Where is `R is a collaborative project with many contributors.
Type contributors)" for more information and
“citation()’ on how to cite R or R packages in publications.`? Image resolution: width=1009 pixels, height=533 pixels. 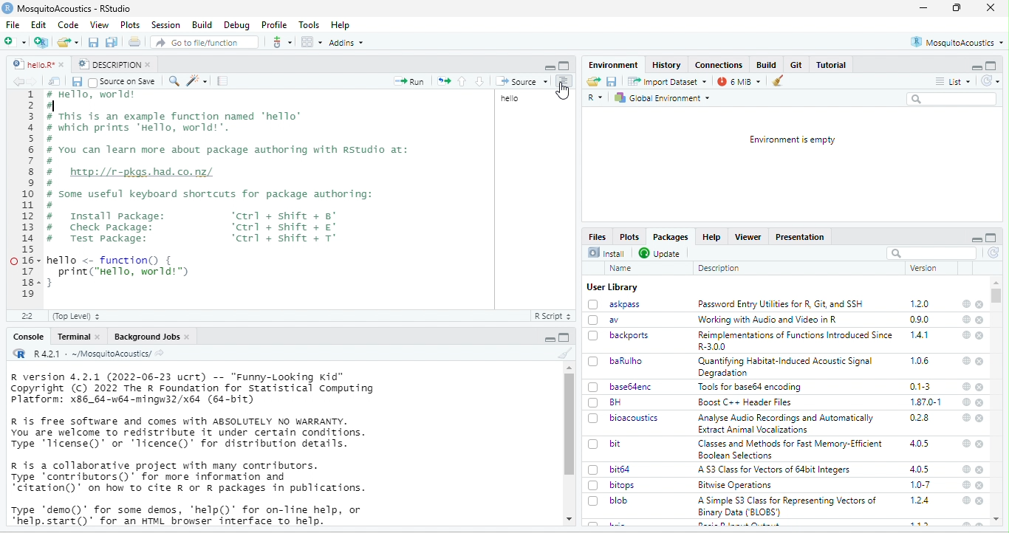
R is a collaborative project with many contributors.
Type contributors)" for more information and
“citation()’ on how to cite R or R packages in publications. is located at coordinates (188, 478).